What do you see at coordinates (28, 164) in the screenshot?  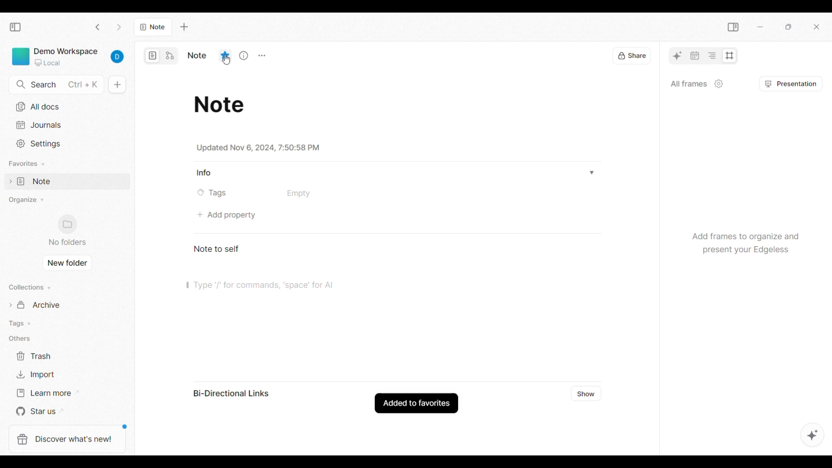 I see `Favorites +` at bounding box center [28, 164].